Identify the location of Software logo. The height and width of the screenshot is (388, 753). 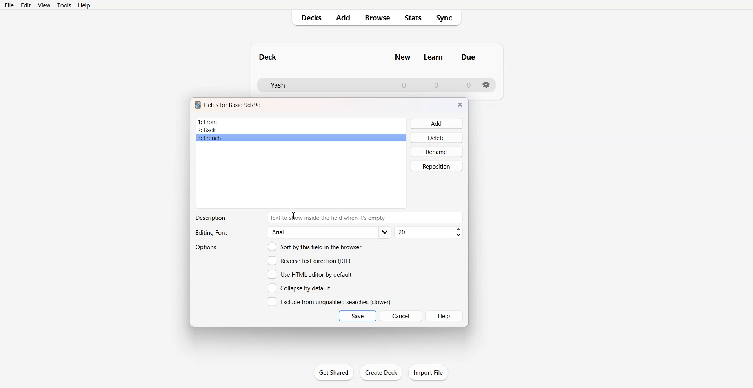
(198, 105).